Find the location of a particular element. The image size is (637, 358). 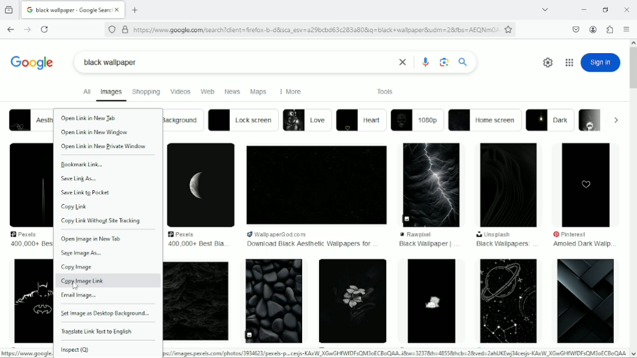

400,000+ best bia is located at coordinates (31, 244).